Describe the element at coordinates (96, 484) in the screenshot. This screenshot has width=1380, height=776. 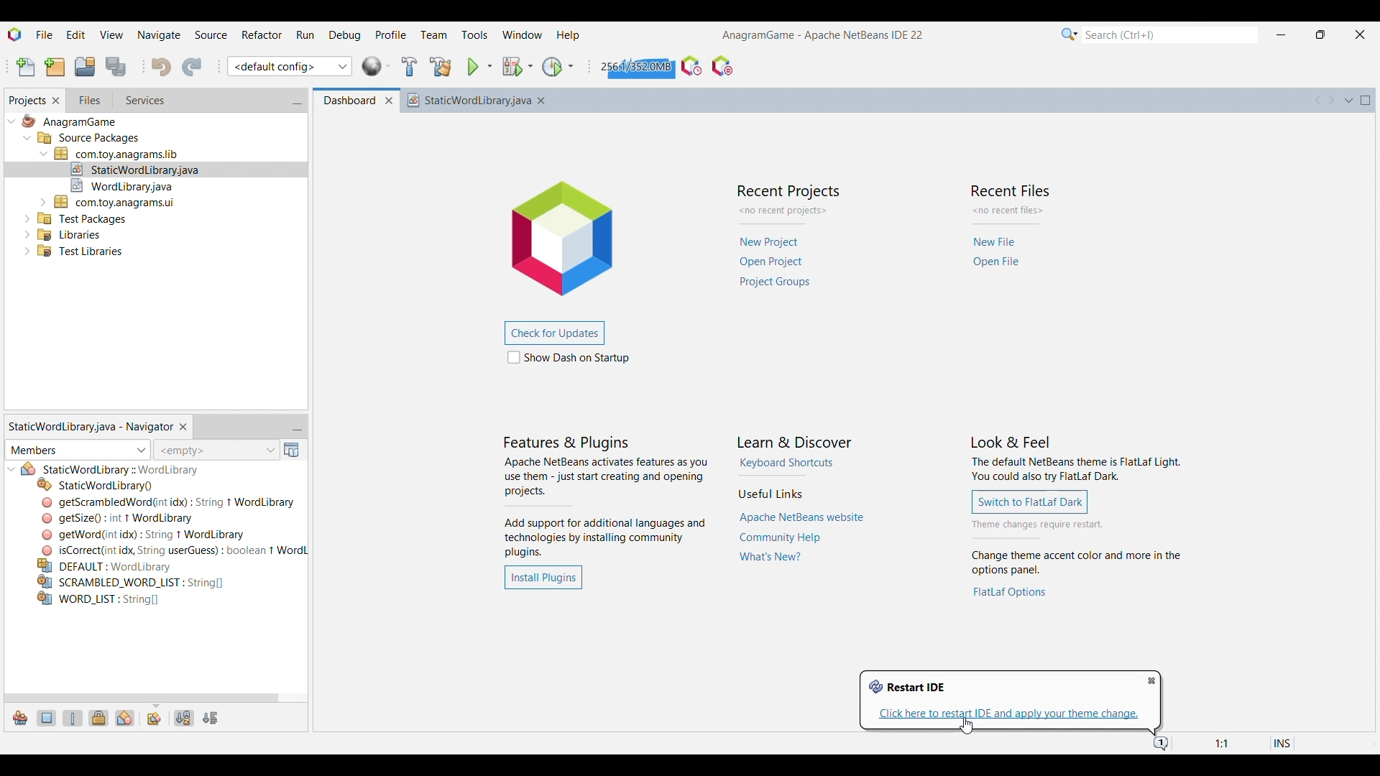
I see `` at that location.